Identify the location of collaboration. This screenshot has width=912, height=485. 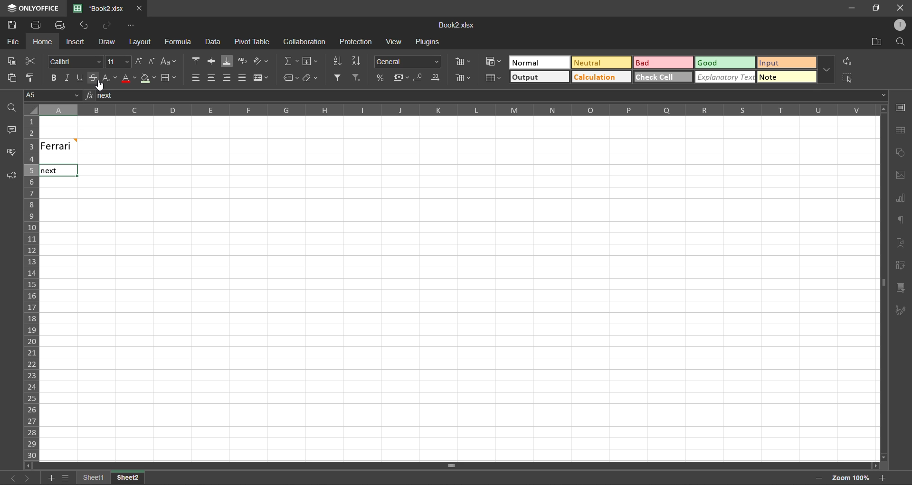
(304, 43).